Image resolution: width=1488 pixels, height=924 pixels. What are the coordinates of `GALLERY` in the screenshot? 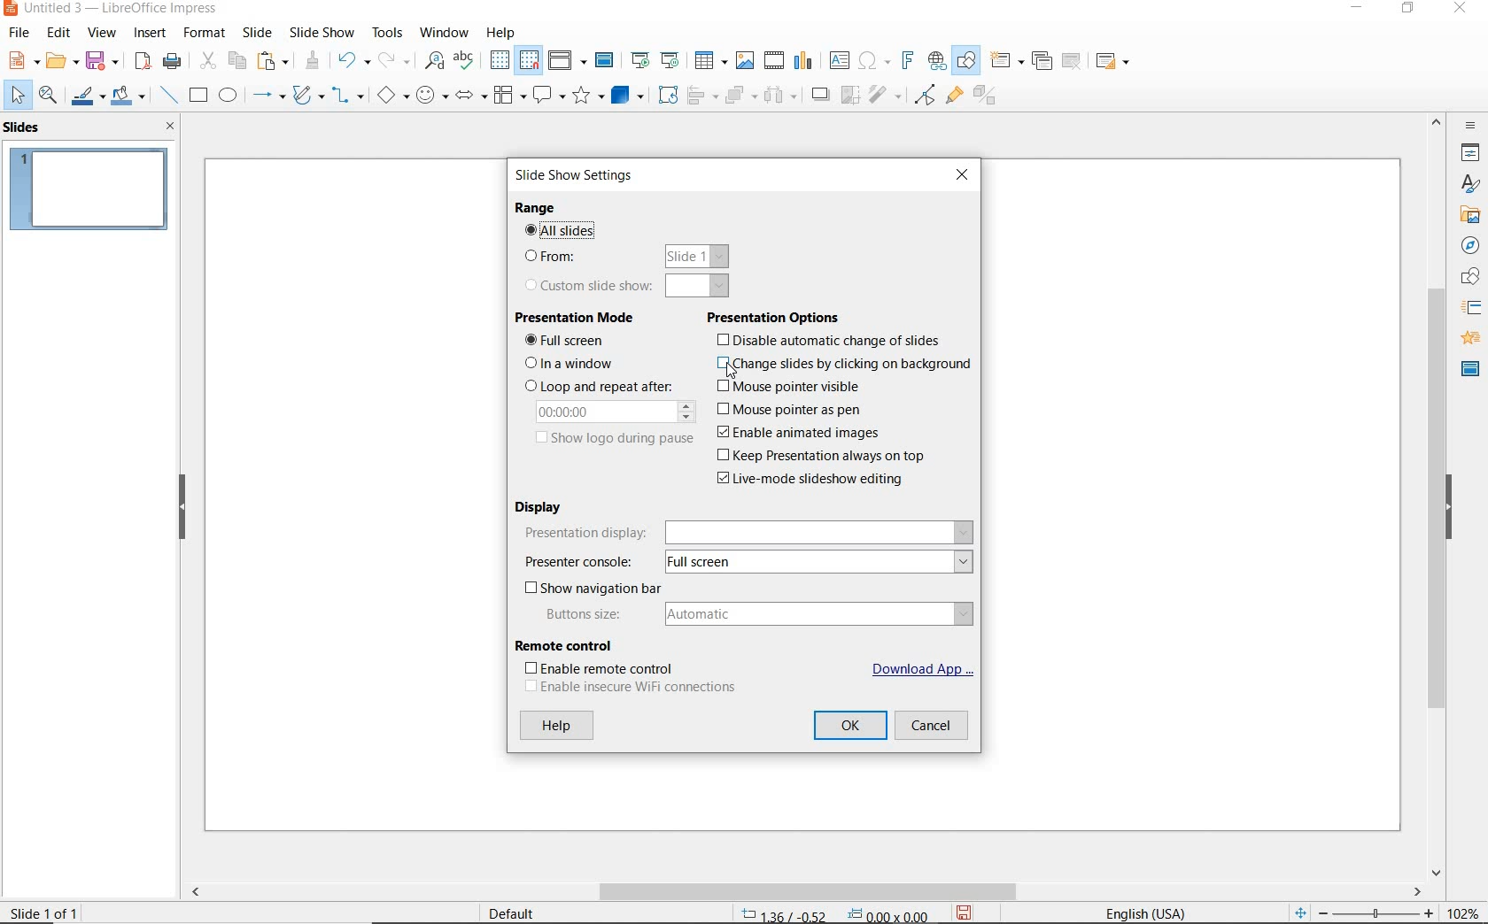 It's located at (1469, 214).